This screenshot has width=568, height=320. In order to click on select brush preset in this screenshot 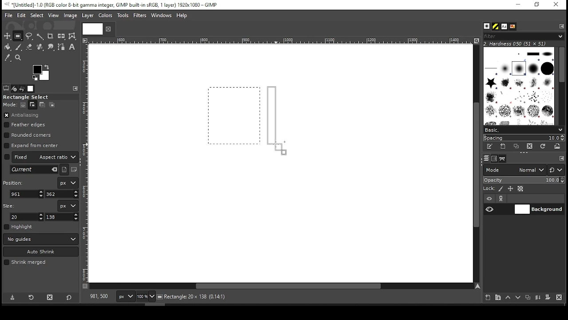, I will do `click(525, 129)`.